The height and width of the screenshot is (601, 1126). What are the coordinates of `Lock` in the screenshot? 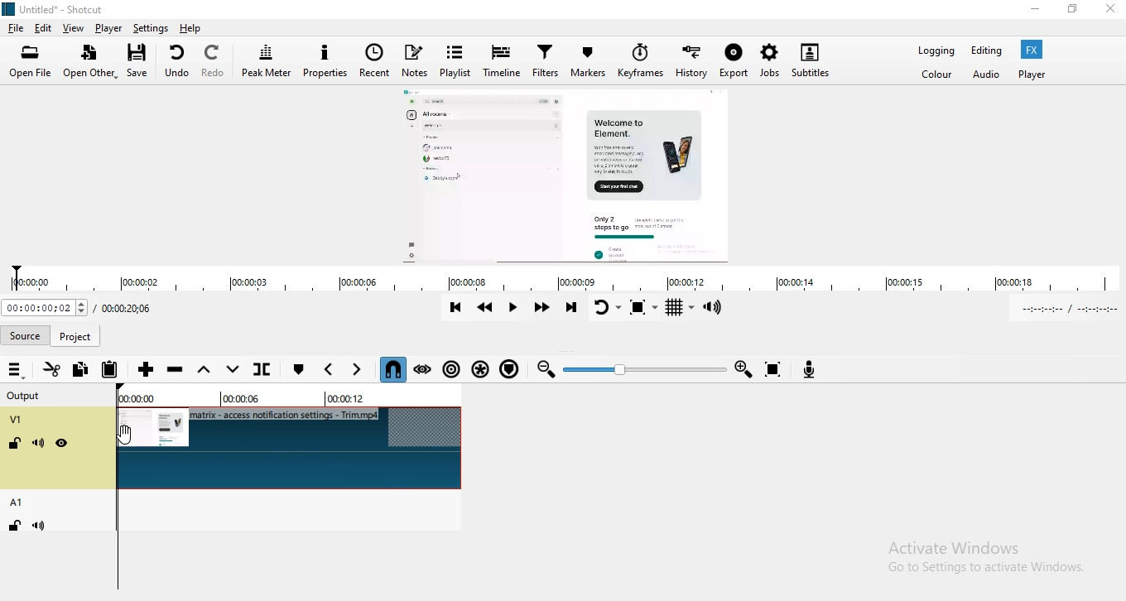 It's located at (15, 442).